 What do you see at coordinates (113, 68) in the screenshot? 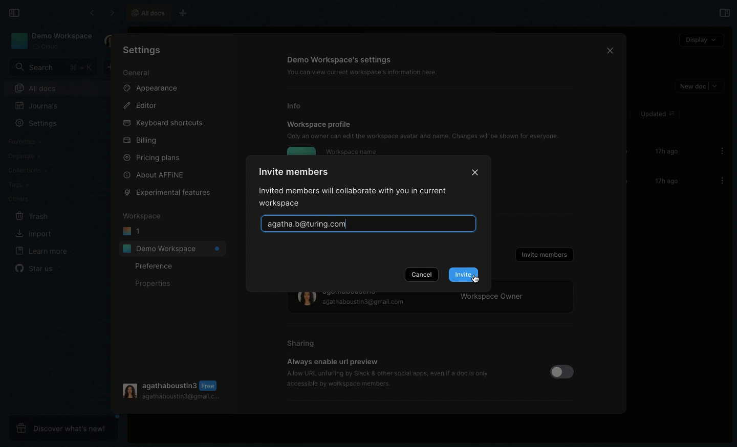
I see `New doc` at bounding box center [113, 68].